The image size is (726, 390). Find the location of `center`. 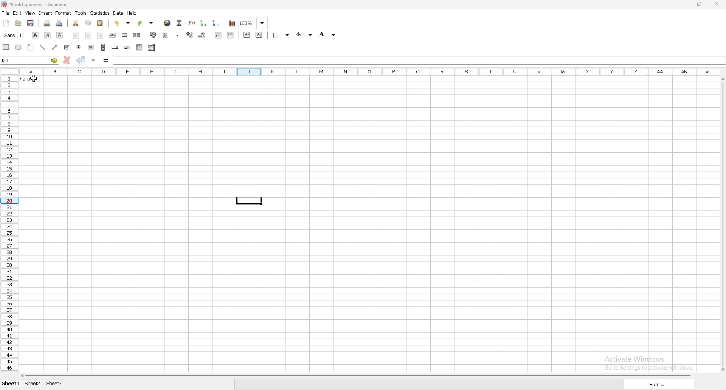

center is located at coordinates (88, 35).